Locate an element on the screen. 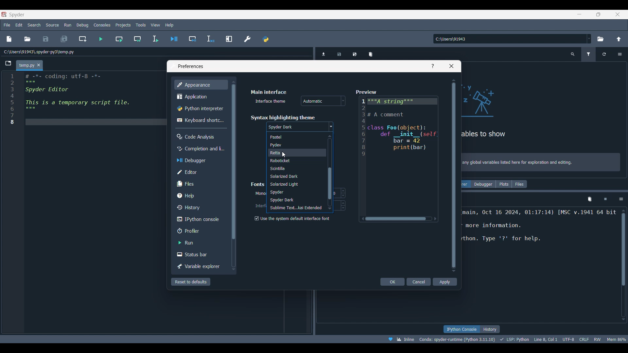 The height and width of the screenshot is (353, 628). Open is located at coordinates (27, 39).